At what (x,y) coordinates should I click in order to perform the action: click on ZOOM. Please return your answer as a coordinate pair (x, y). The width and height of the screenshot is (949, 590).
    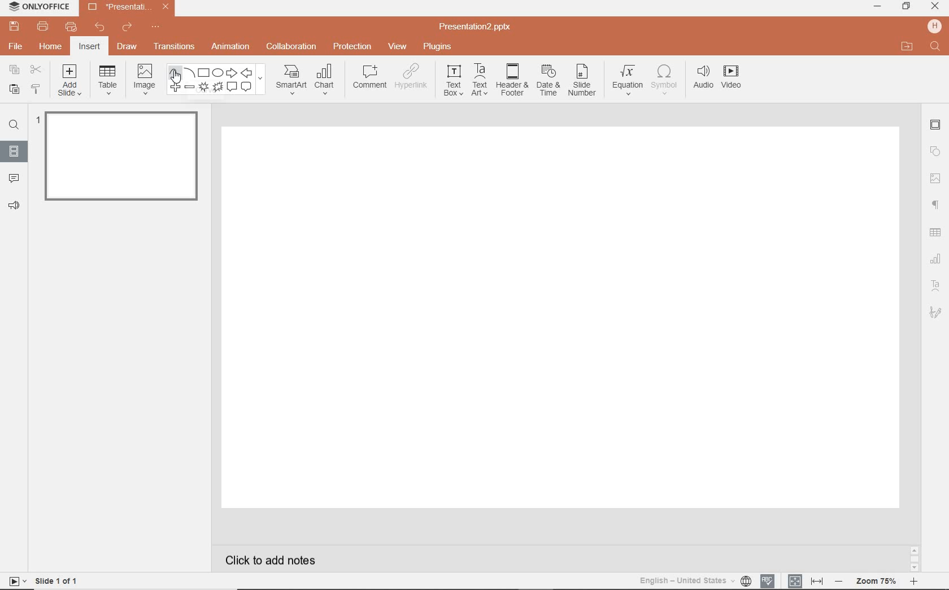
    Looking at the image, I should click on (882, 581).